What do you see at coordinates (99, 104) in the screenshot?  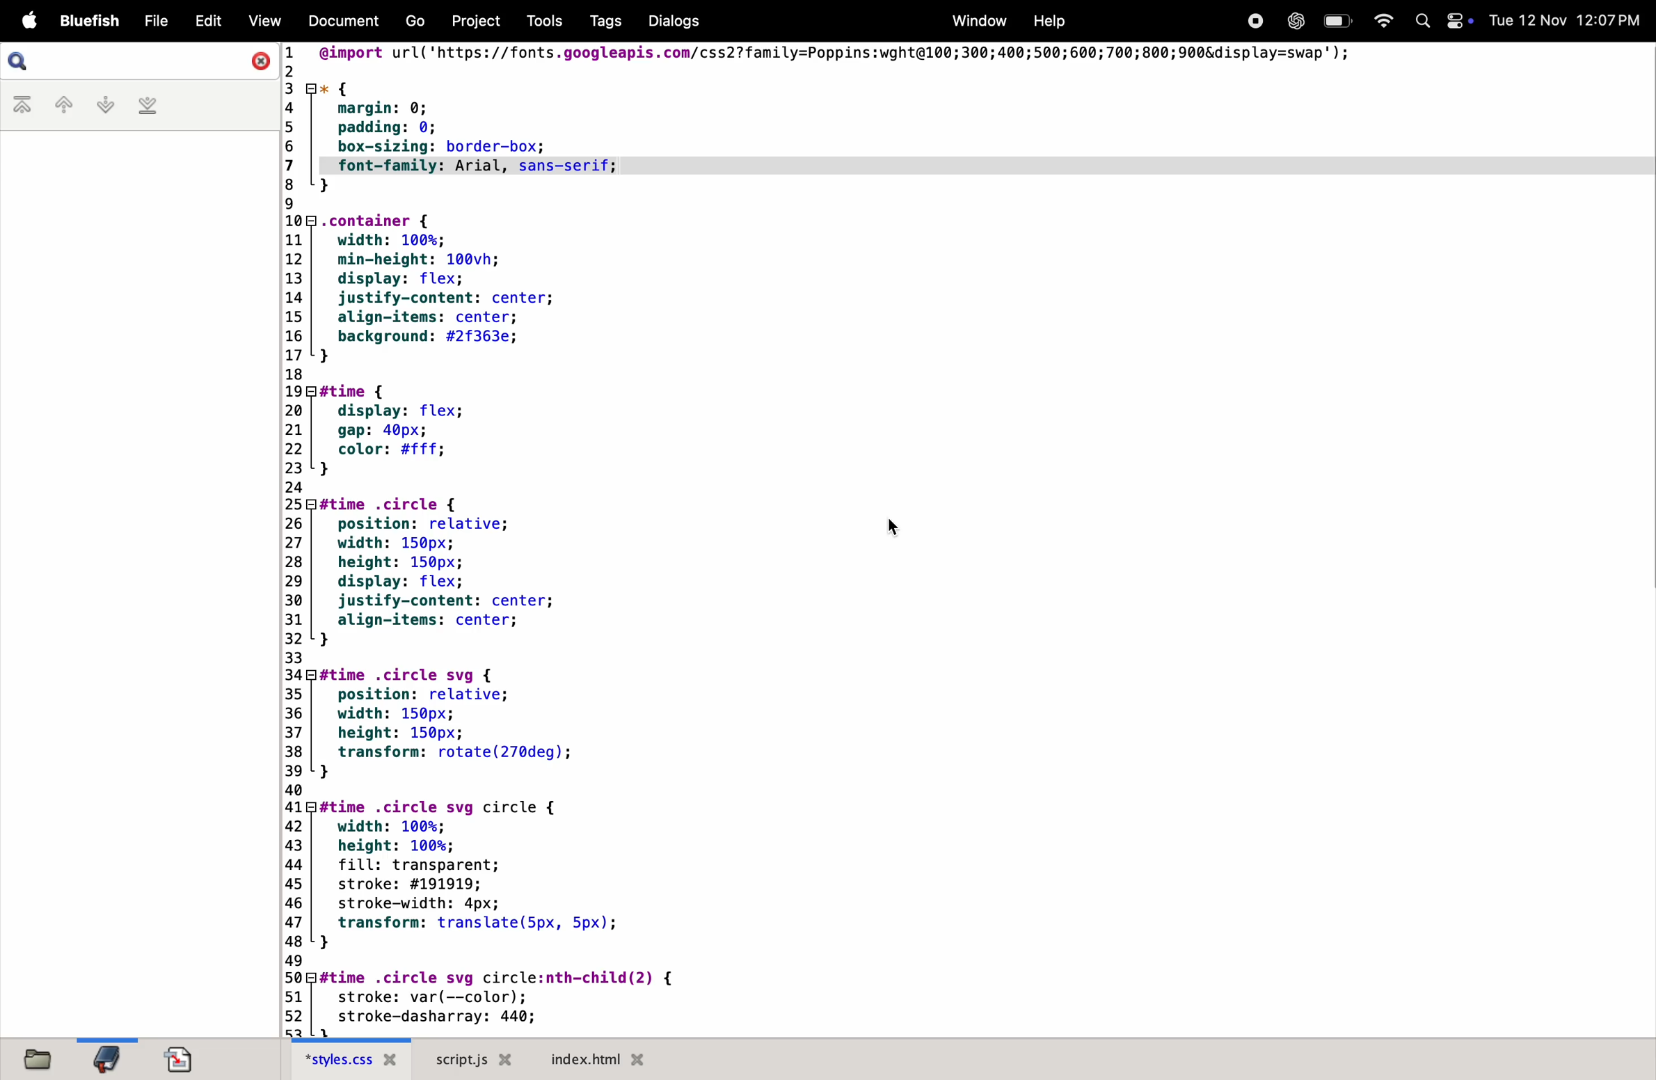 I see `next bookmark` at bounding box center [99, 104].